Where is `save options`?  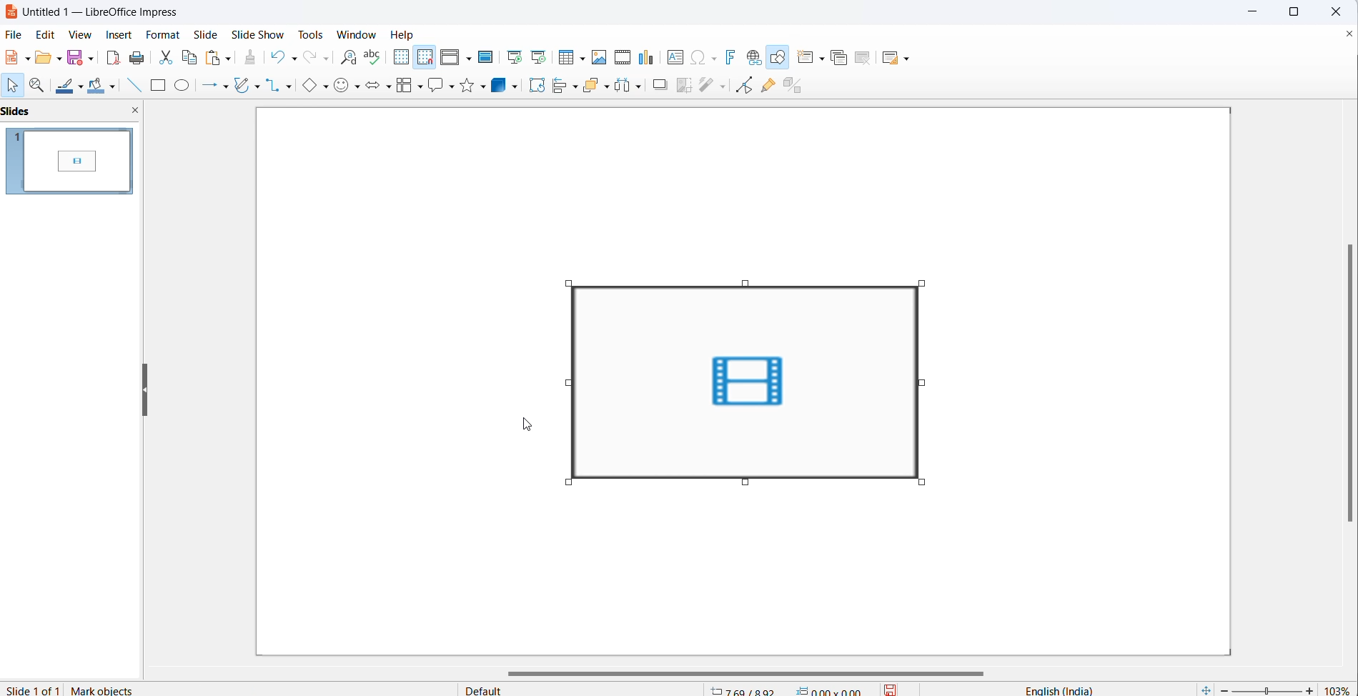 save options is located at coordinates (89, 60).